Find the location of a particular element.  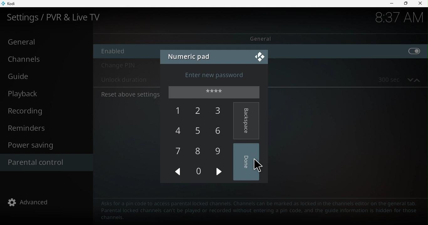

time is located at coordinates (394, 19).